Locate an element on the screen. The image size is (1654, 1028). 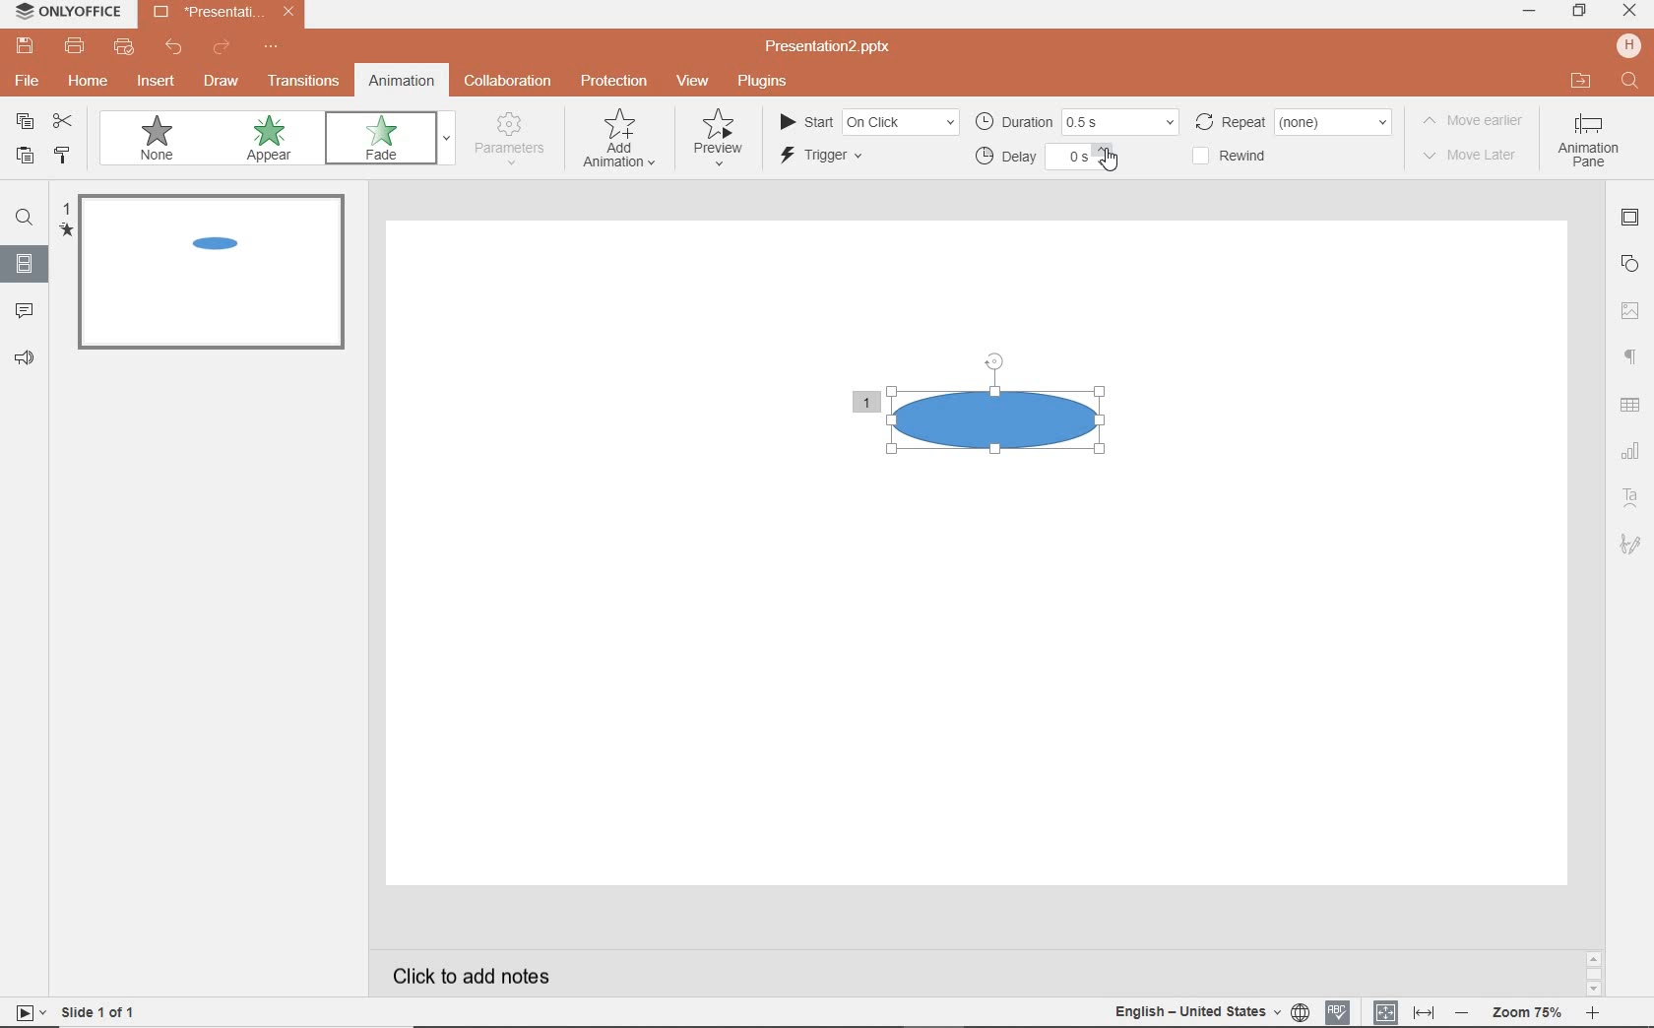
protection is located at coordinates (614, 81).